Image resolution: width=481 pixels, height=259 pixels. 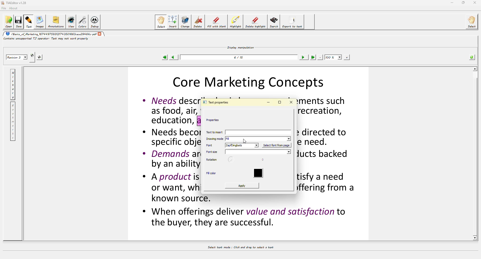 I want to click on close, so click(x=100, y=34).